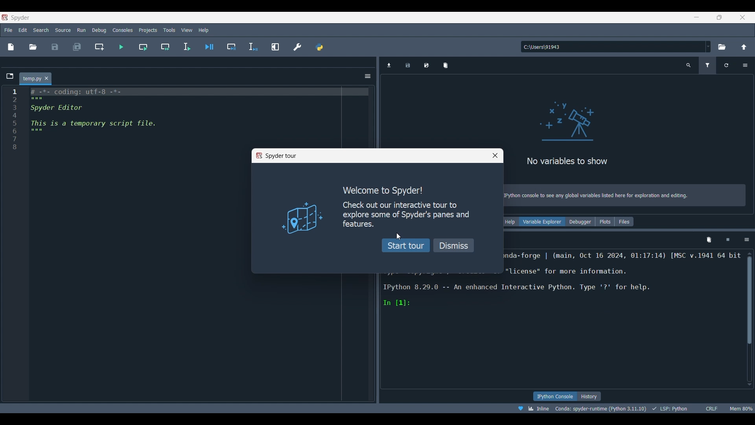  I want to click on Change to parent directory, so click(744, 47).